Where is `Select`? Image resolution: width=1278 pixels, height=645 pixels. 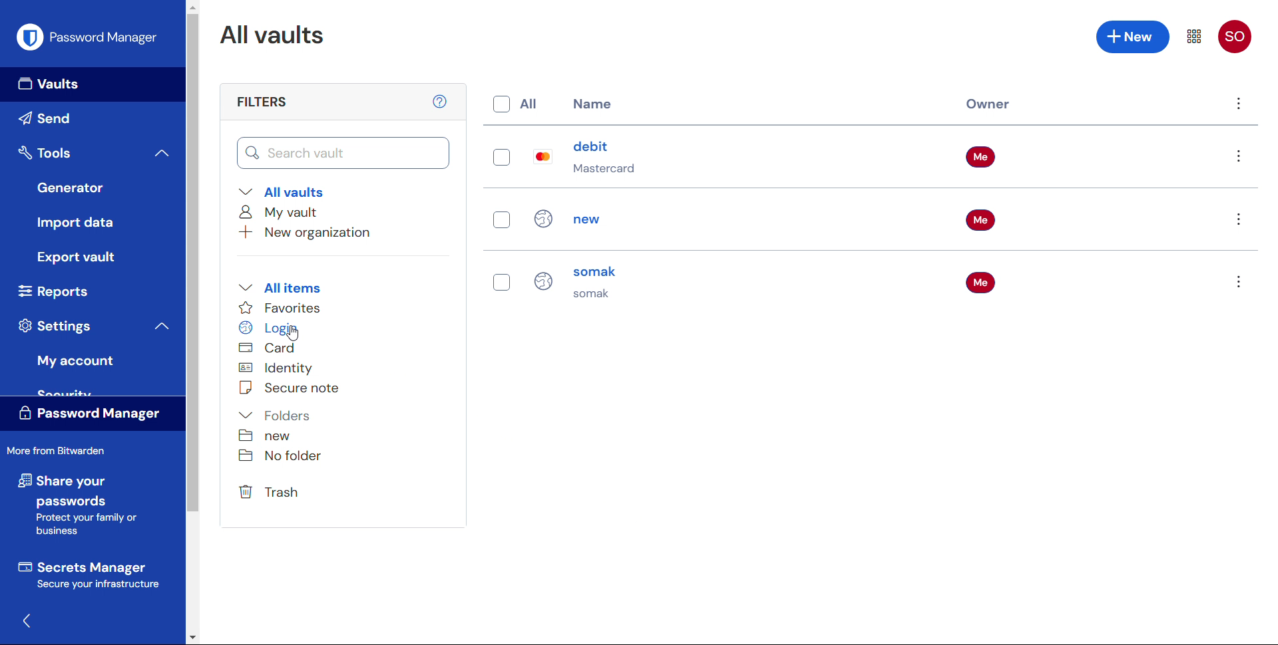
Select is located at coordinates (502, 219).